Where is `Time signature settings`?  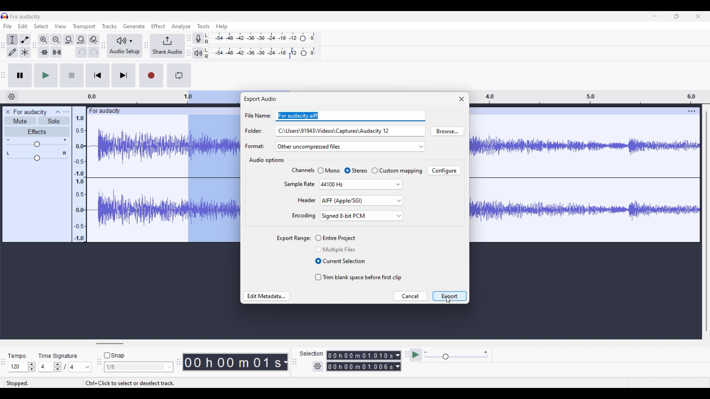
Time signature settings is located at coordinates (65, 367).